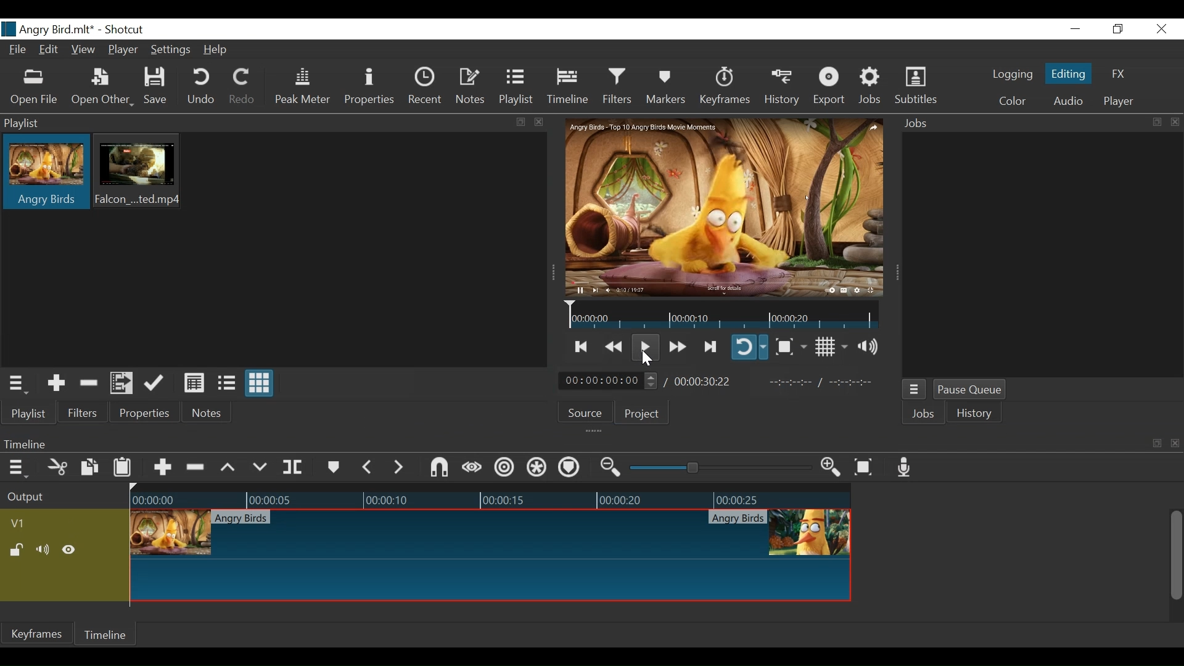 This screenshot has width=1184, height=666. What do you see at coordinates (110, 636) in the screenshot?
I see `Timeline` at bounding box center [110, 636].